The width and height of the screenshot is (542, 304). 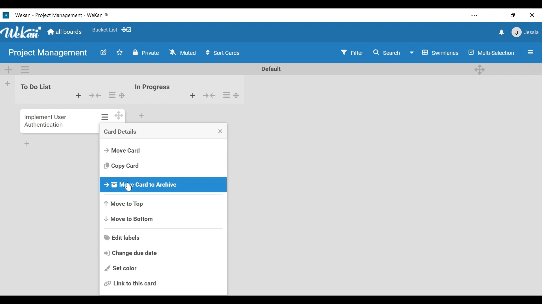 I want to click on Change Visibility, so click(x=145, y=53).